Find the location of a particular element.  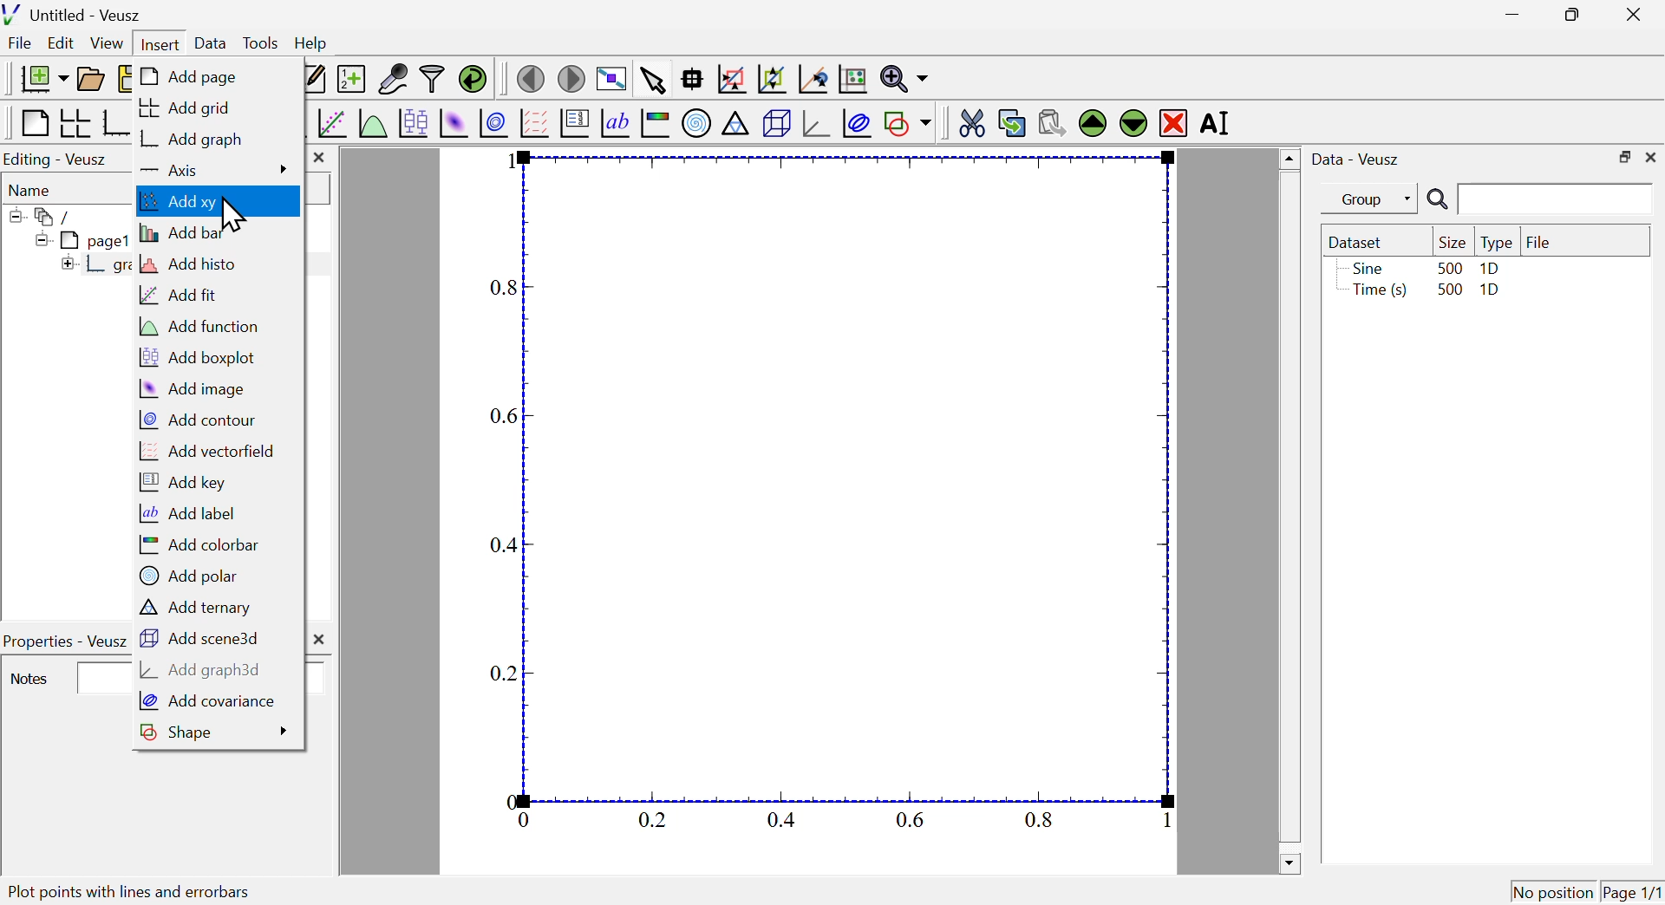

0.8 is located at coordinates (506, 289).